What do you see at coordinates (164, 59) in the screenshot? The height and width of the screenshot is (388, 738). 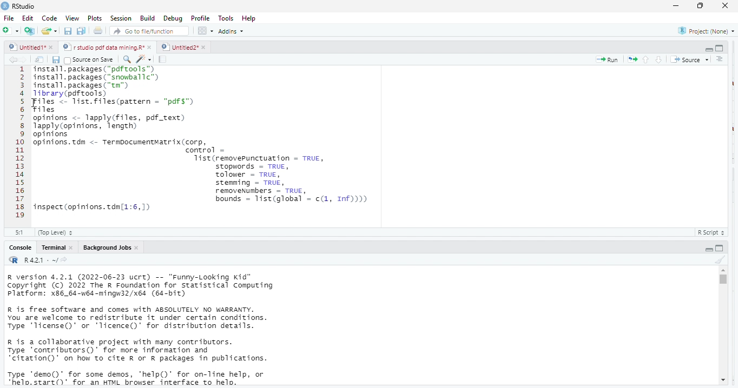 I see `compile report` at bounding box center [164, 59].